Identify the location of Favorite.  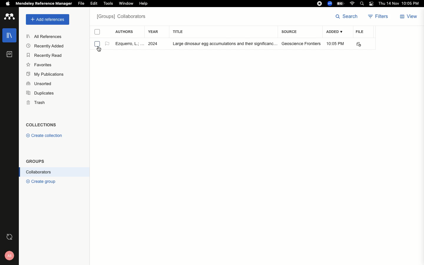
(128, 43).